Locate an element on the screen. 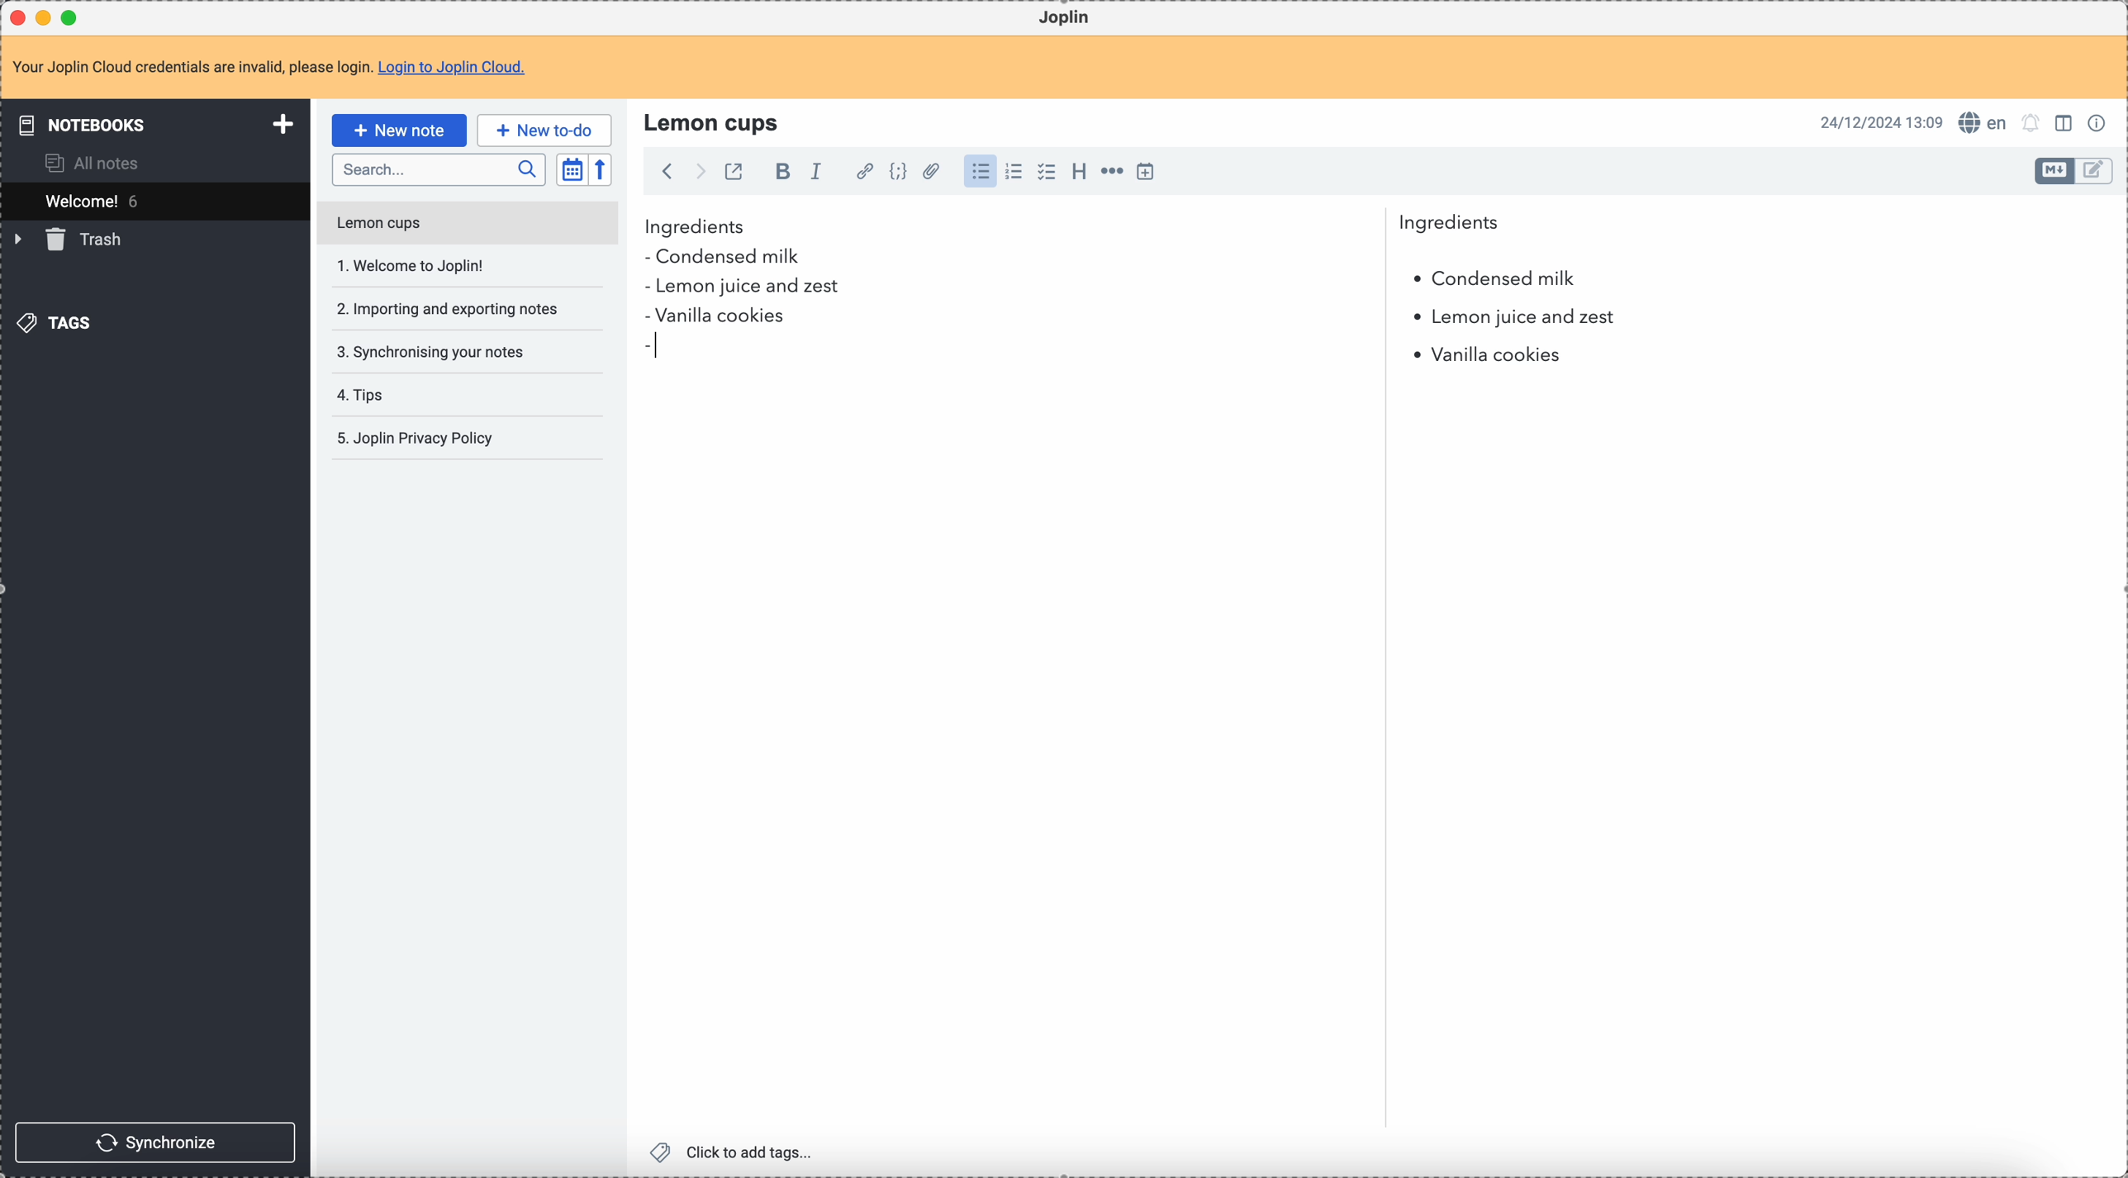  lemon cups is located at coordinates (715, 121).